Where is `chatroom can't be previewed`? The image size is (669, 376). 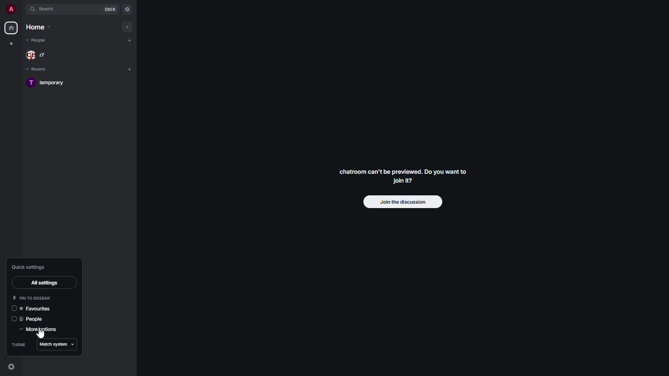 chatroom can't be previewed is located at coordinates (402, 175).